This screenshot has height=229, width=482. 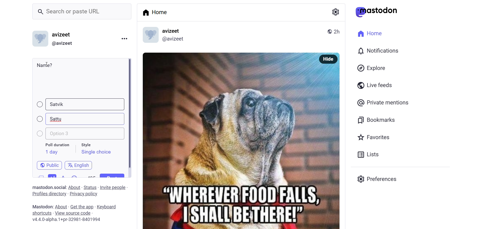 What do you see at coordinates (328, 31) in the screenshot?
I see `public` at bounding box center [328, 31].